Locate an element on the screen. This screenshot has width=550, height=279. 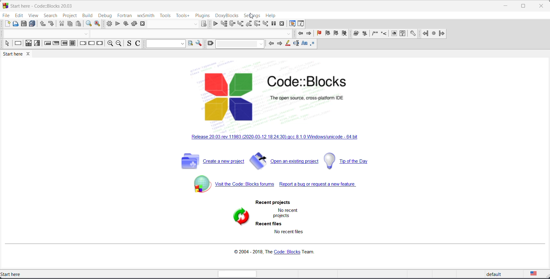
dropdown is located at coordinates (87, 34).